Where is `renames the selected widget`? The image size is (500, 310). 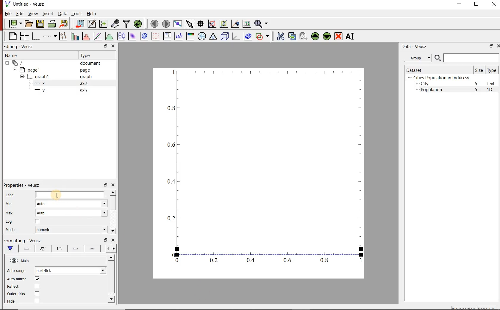
renames the selected widget is located at coordinates (350, 36).